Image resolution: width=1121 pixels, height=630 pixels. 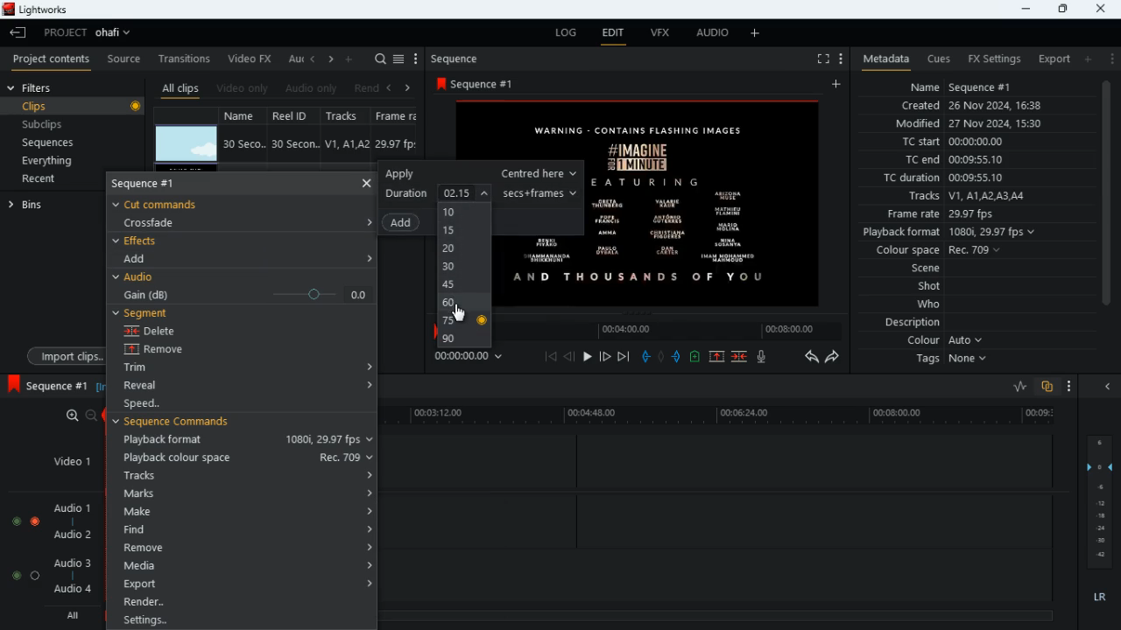 What do you see at coordinates (180, 88) in the screenshot?
I see `all clips` at bounding box center [180, 88].